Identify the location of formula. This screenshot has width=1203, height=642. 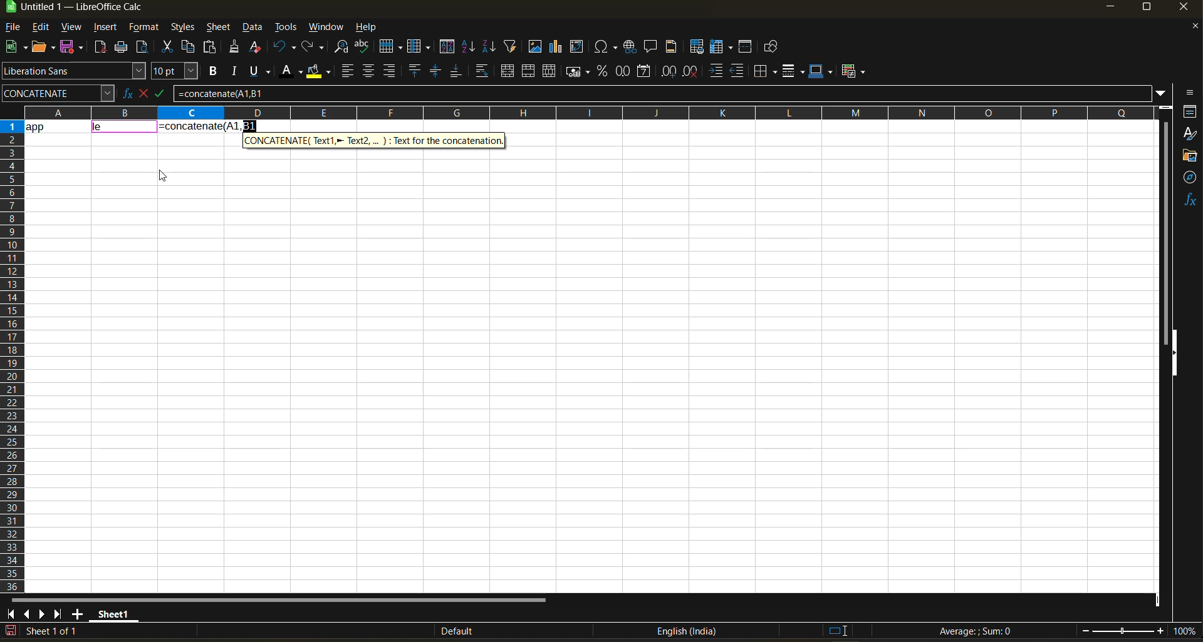
(165, 96).